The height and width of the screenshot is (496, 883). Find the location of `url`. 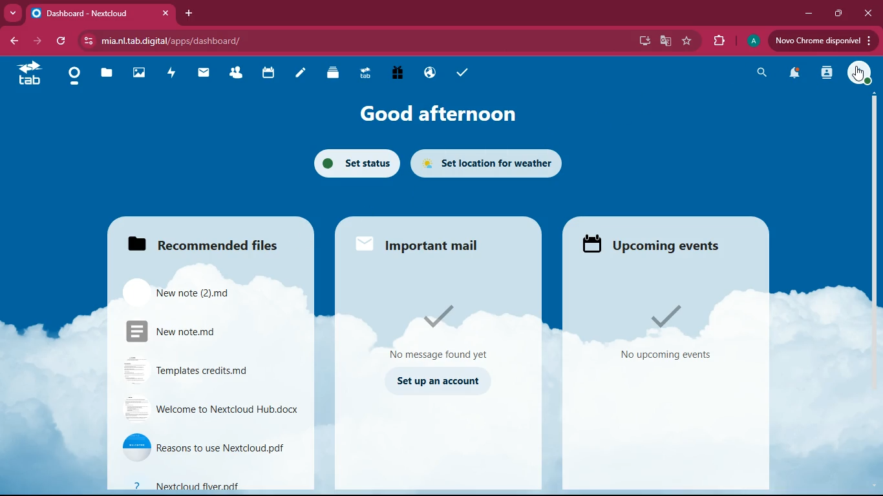

url is located at coordinates (165, 41).